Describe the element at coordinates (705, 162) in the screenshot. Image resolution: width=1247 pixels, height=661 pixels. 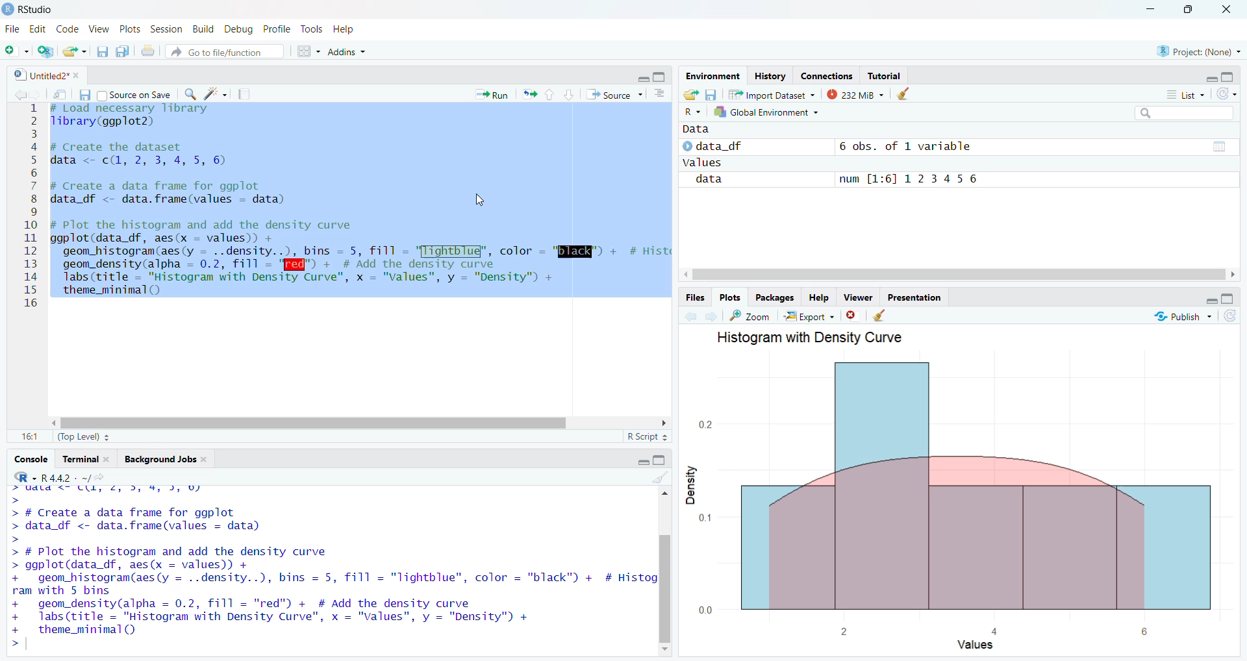
I see `values` at that location.